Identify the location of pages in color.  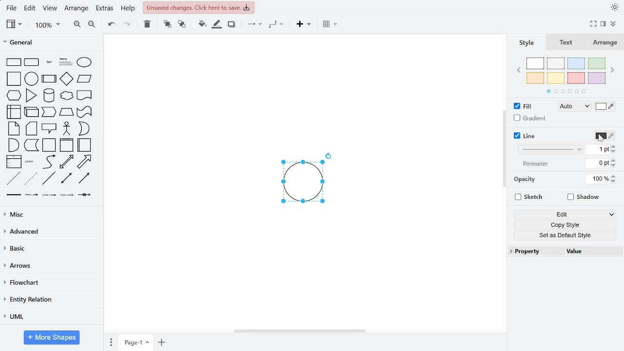
(566, 92).